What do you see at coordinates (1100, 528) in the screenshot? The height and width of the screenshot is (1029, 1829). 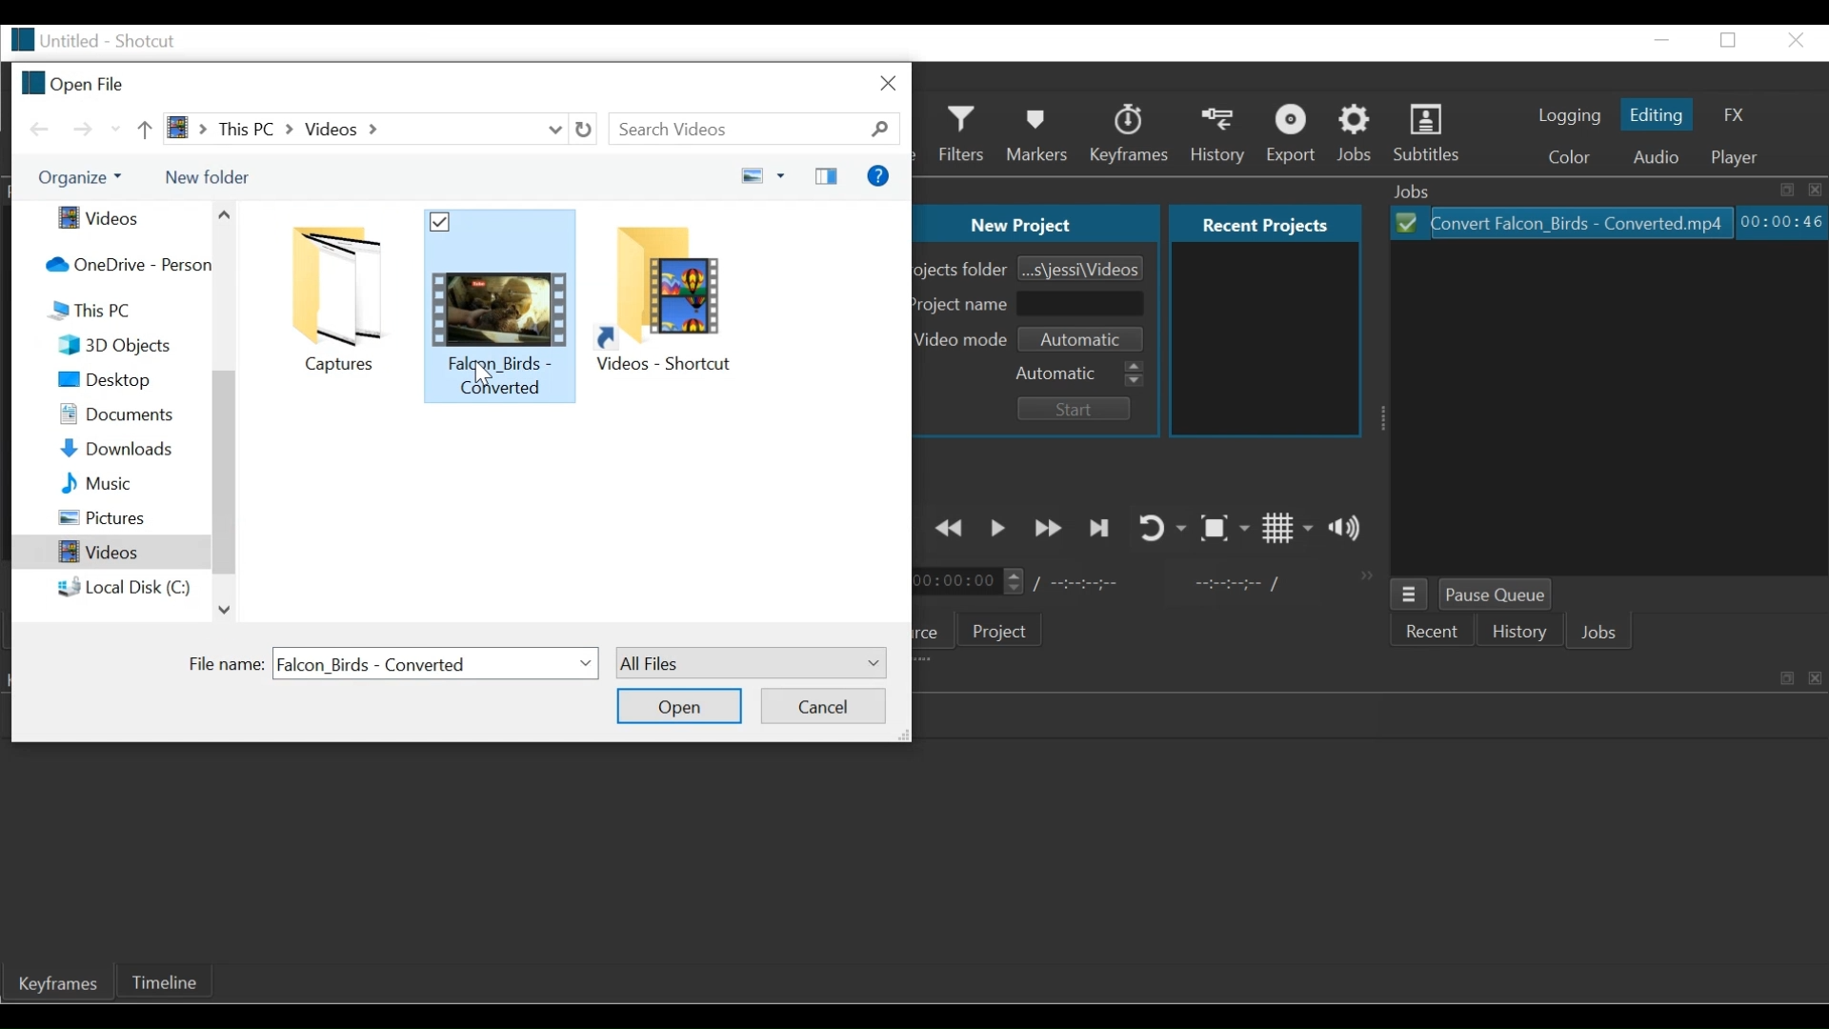 I see `Skip to the next point` at bounding box center [1100, 528].